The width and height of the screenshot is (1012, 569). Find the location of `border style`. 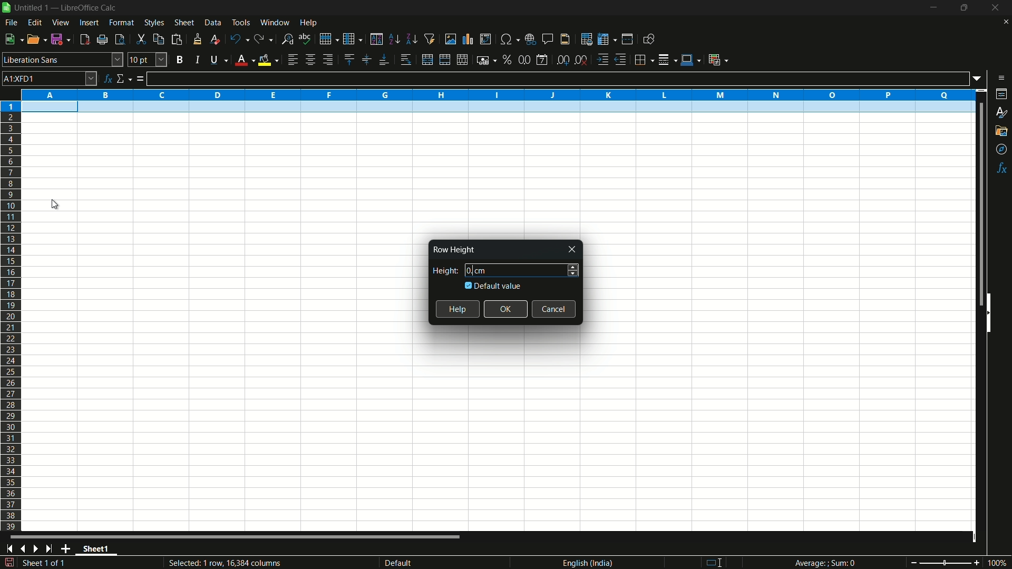

border style is located at coordinates (668, 58).